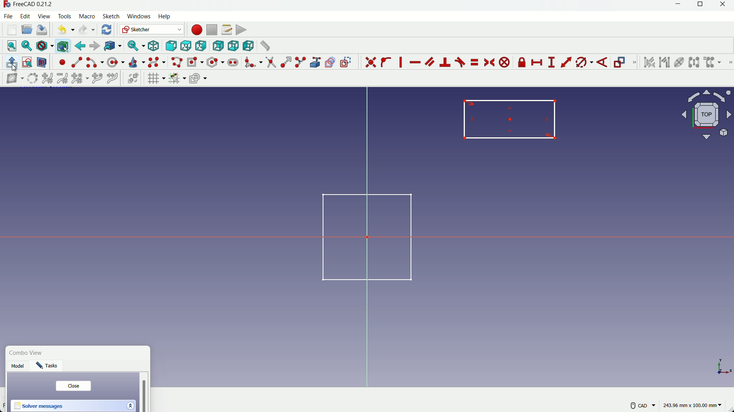 The image size is (734, 412). I want to click on constraint point on to object, so click(387, 62).